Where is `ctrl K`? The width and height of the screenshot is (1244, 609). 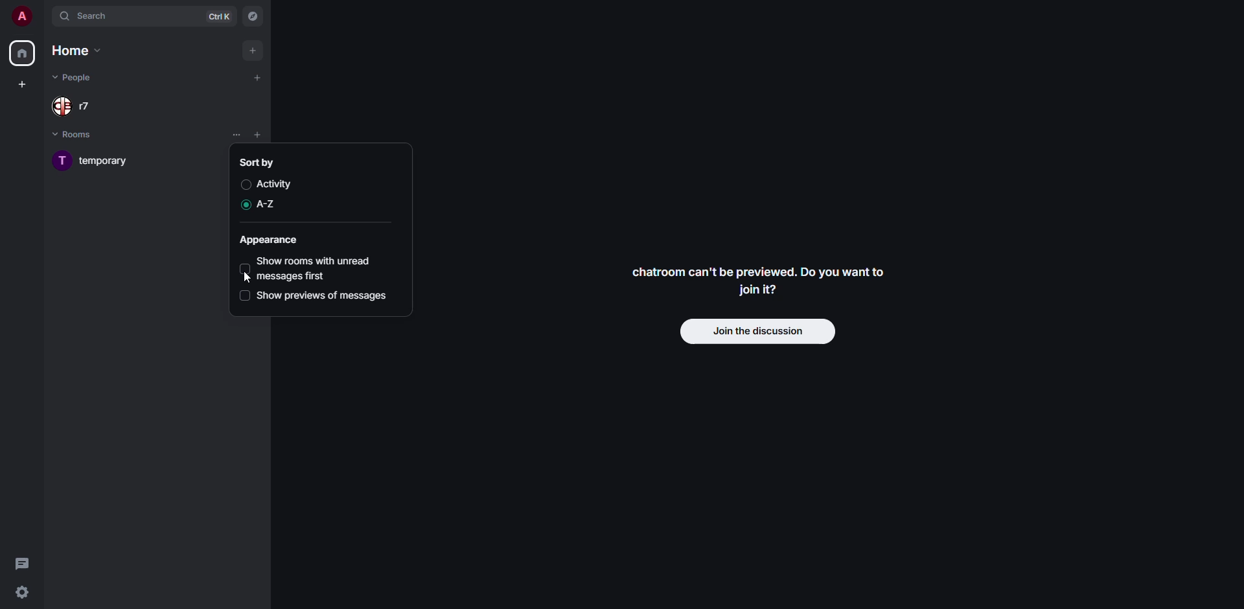 ctrl K is located at coordinates (219, 16).